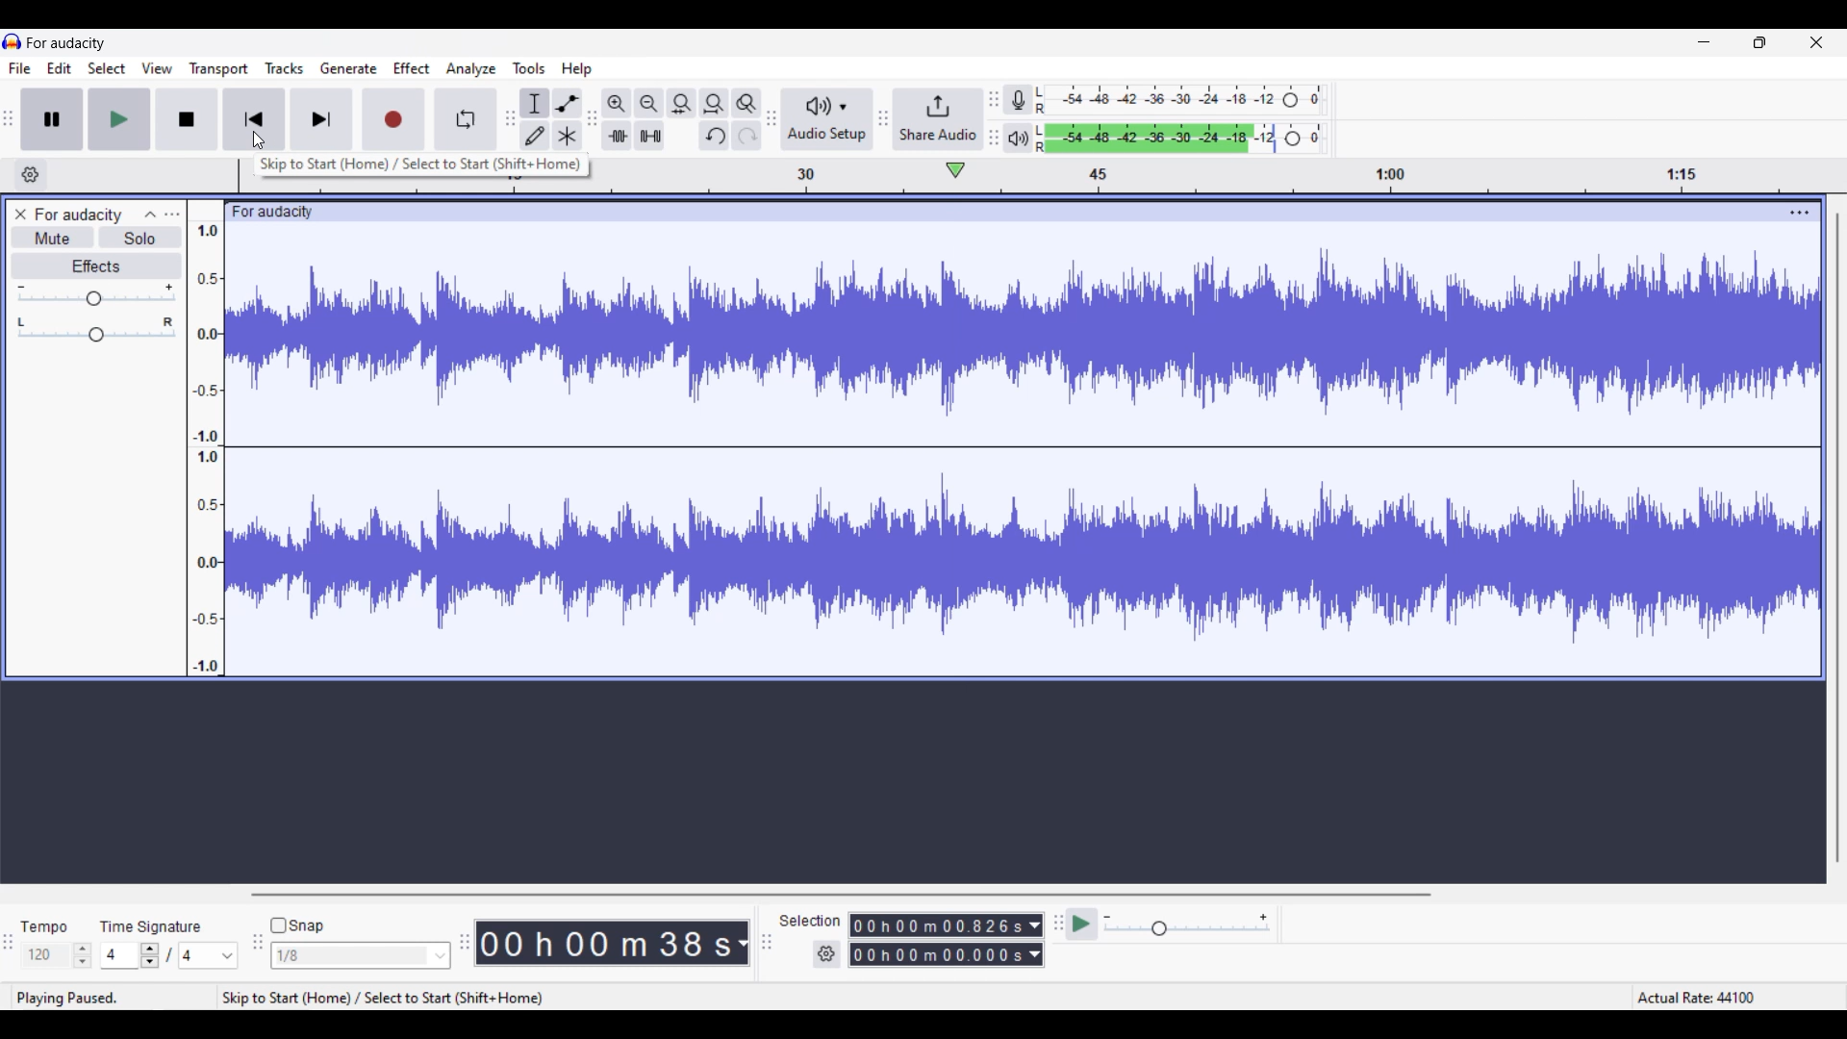 The image size is (1847, 1039). What do you see at coordinates (65, 42) in the screenshot?
I see `For audacity` at bounding box center [65, 42].